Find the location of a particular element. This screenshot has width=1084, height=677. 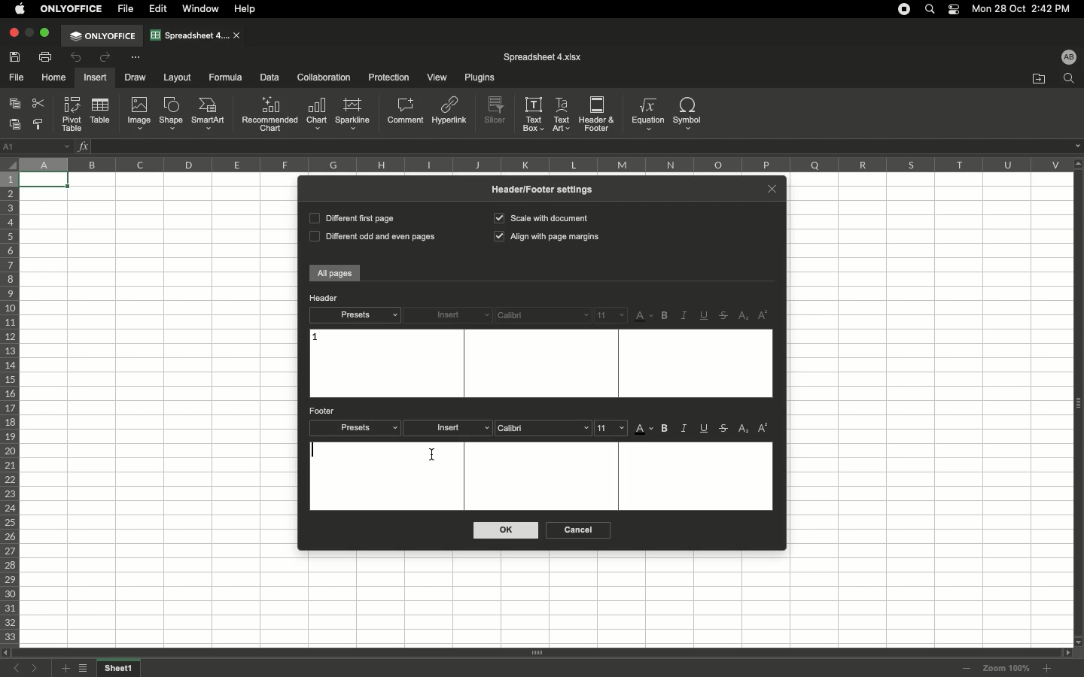

Strikethrough is located at coordinates (724, 429).